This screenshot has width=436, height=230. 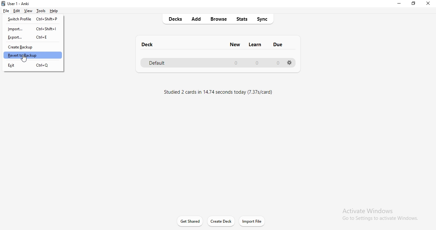 What do you see at coordinates (19, 3) in the screenshot?
I see `Anki logo and title` at bounding box center [19, 3].